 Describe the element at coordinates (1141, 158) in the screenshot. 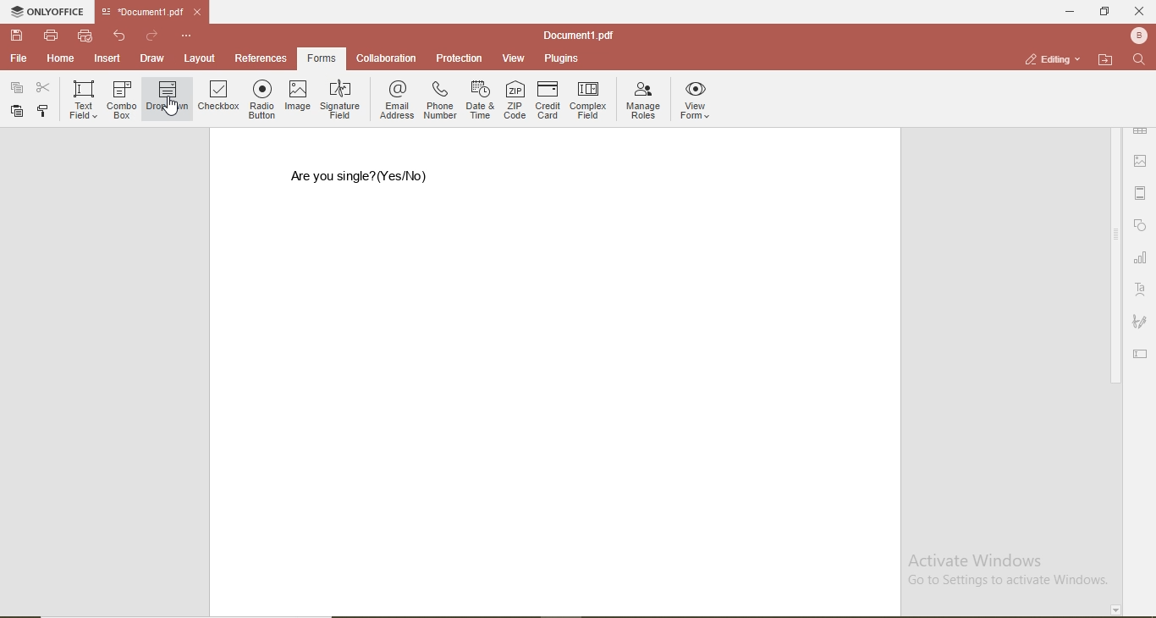

I see `image` at that location.